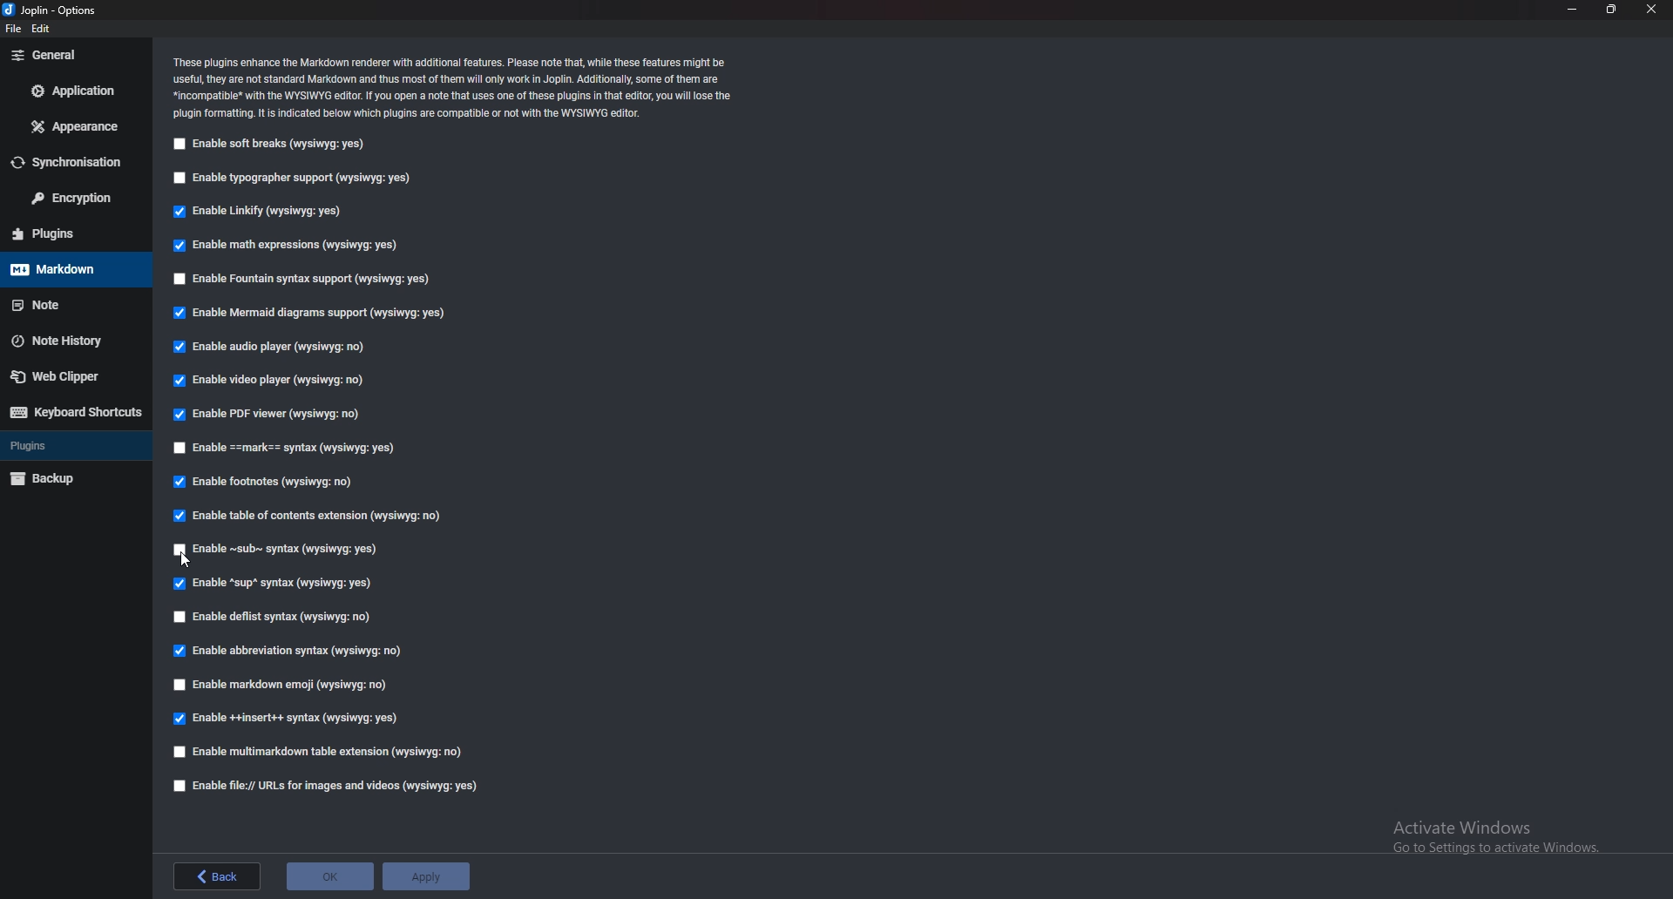 Image resolution: width=1673 pixels, height=899 pixels. I want to click on ok, so click(331, 876).